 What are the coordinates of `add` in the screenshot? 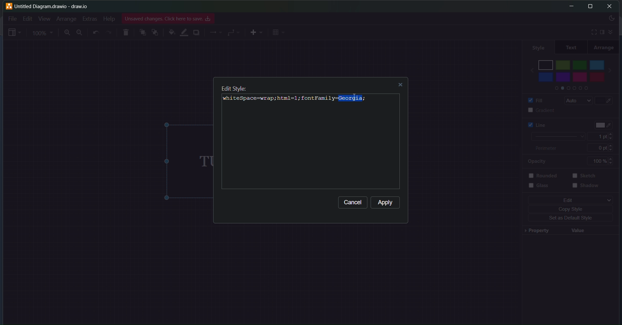 It's located at (256, 32).